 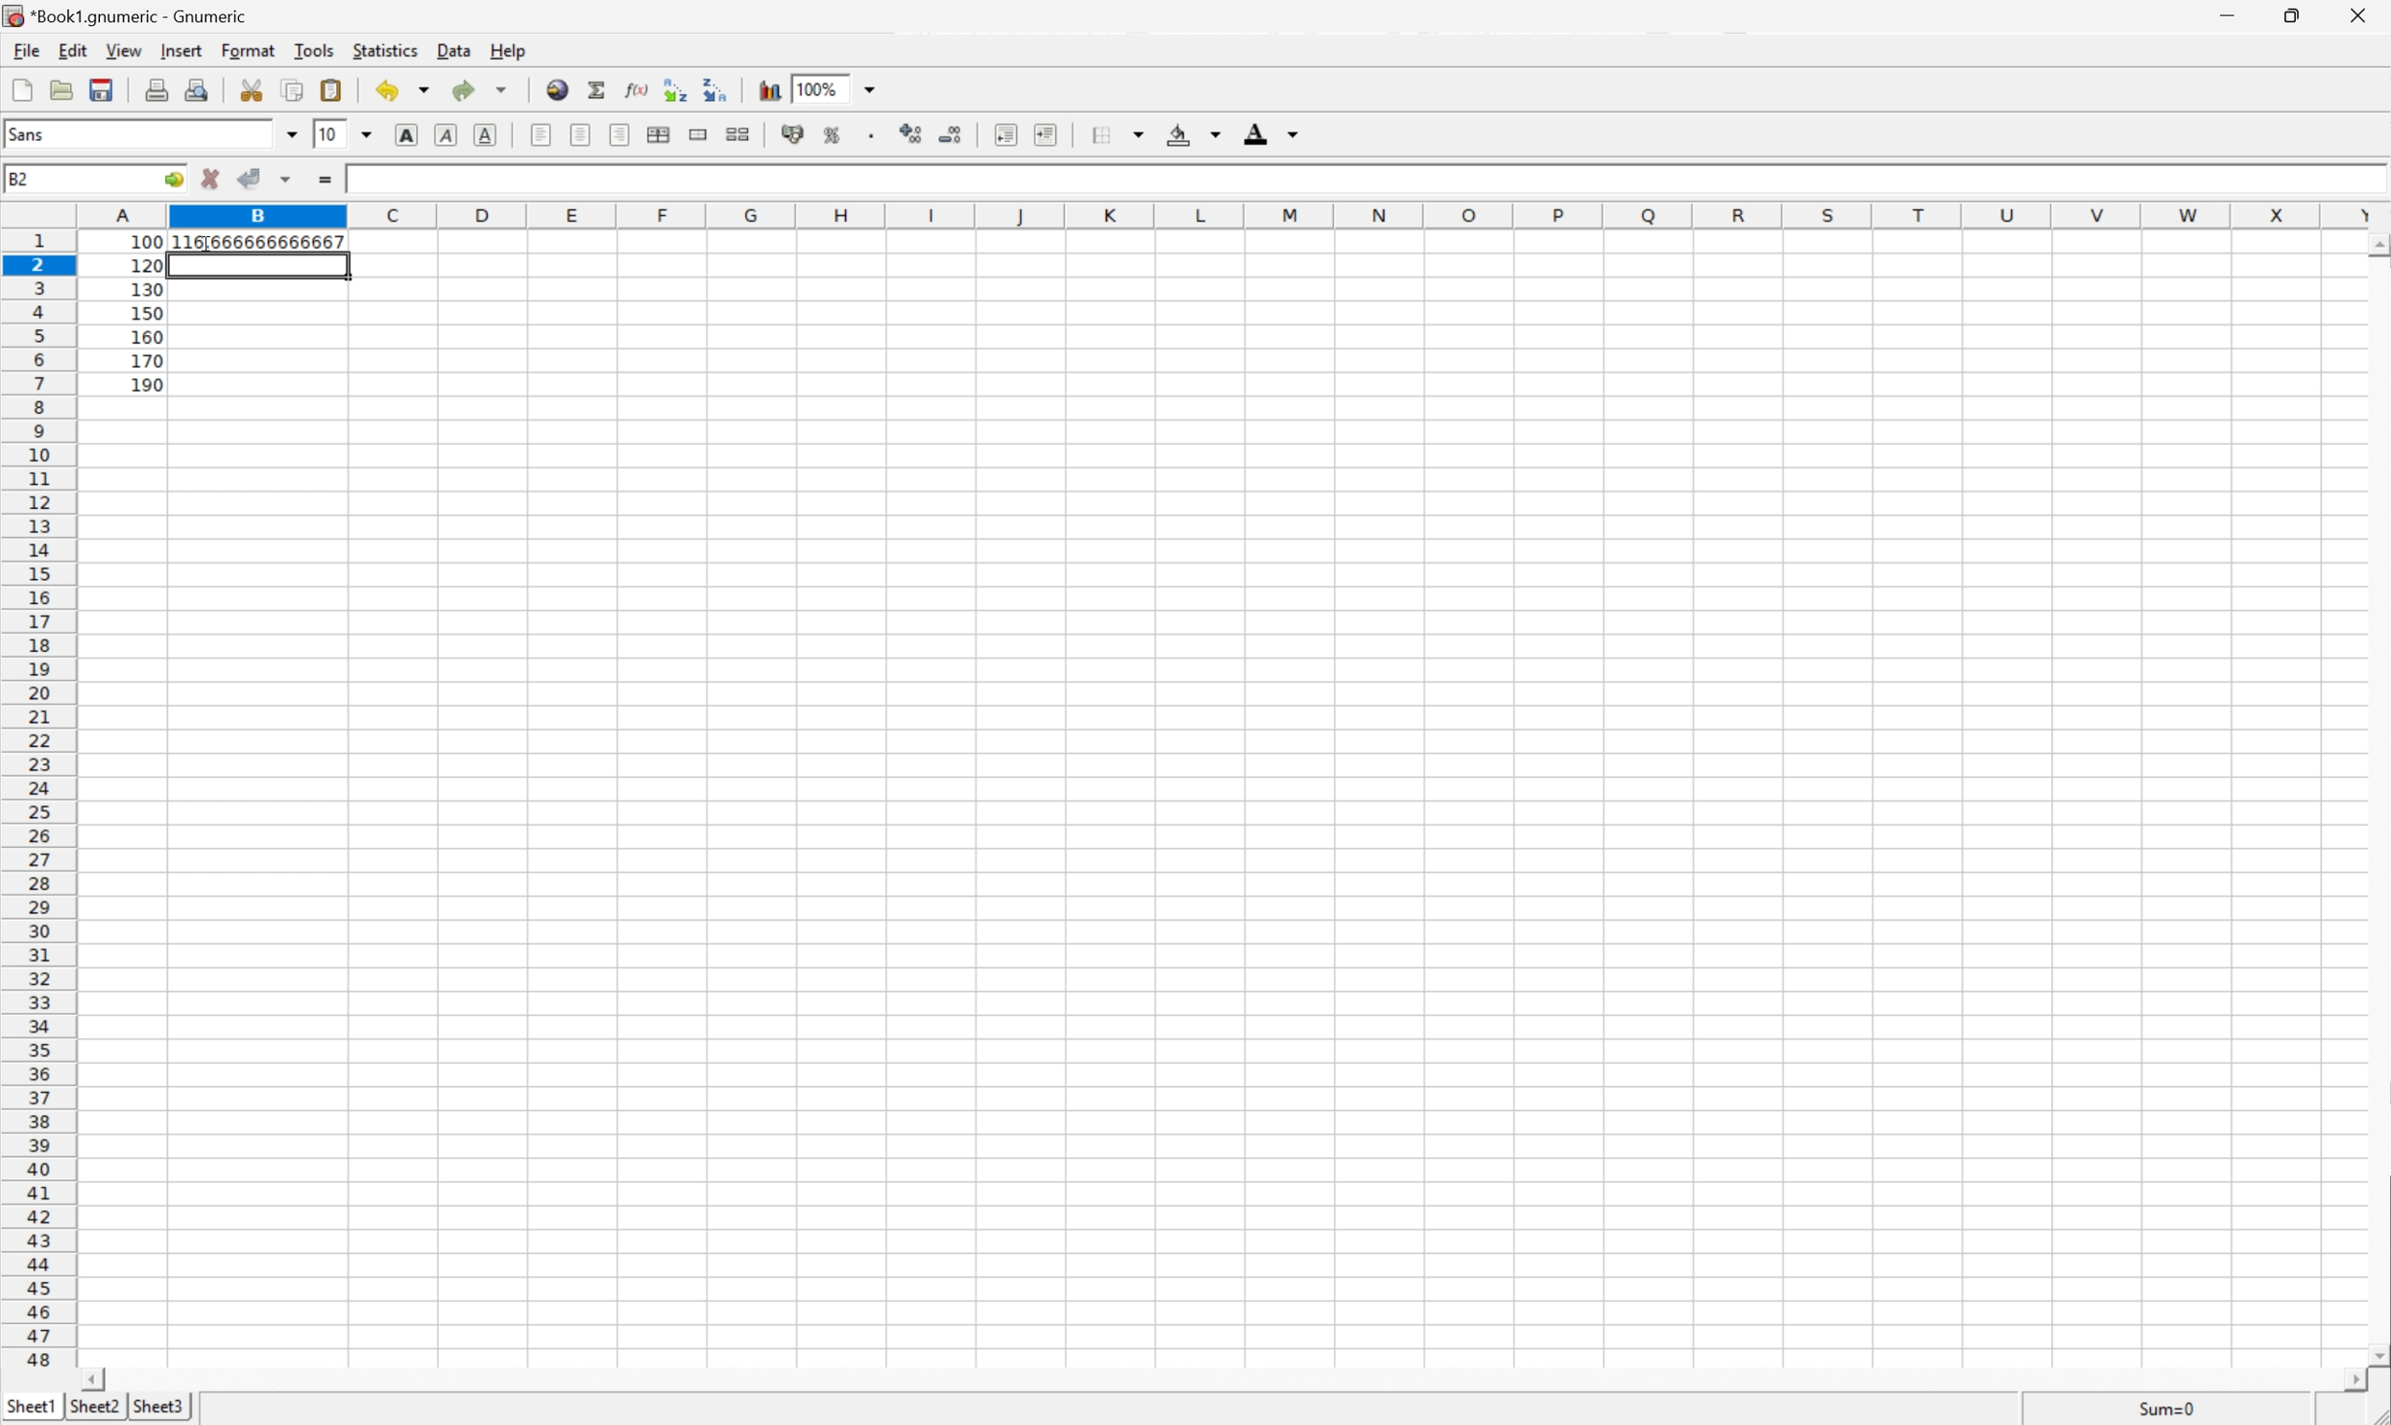 What do you see at coordinates (124, 50) in the screenshot?
I see `View` at bounding box center [124, 50].